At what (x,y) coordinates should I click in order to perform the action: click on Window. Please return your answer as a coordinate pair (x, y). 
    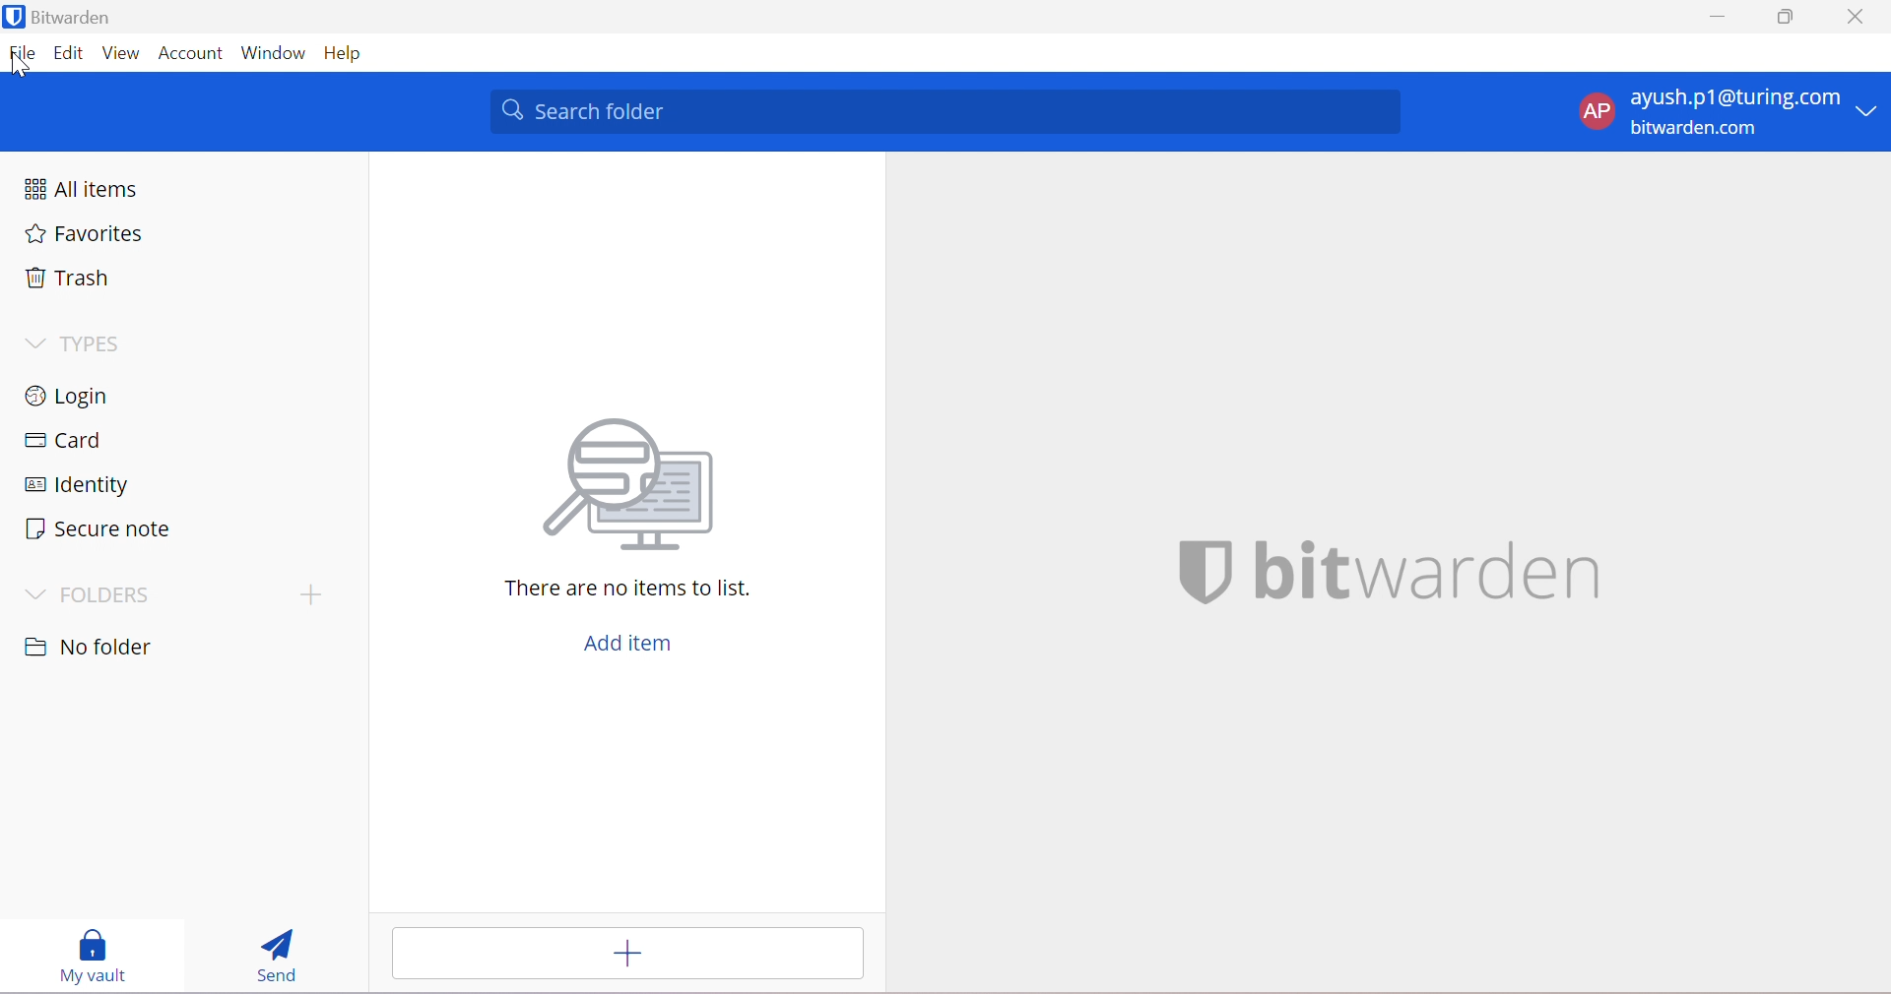
    Looking at the image, I should click on (274, 51).